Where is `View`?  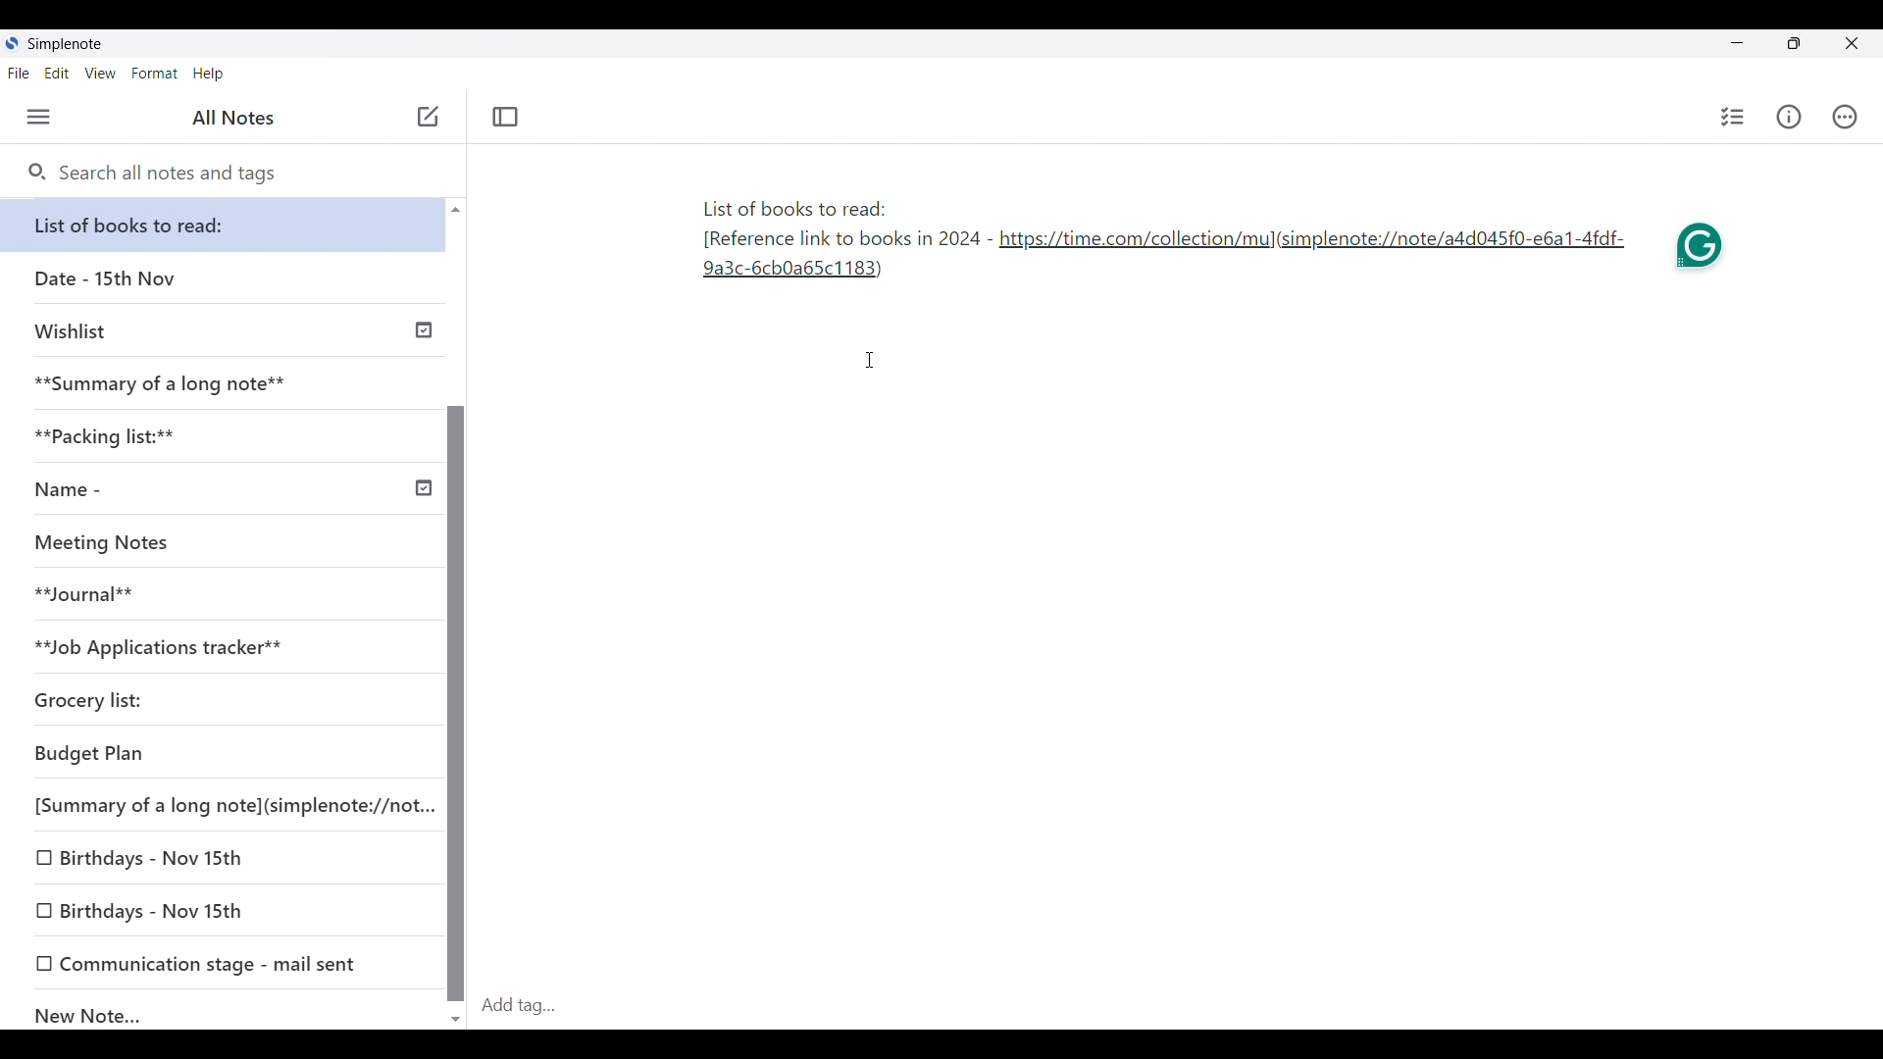
View is located at coordinates (101, 74).